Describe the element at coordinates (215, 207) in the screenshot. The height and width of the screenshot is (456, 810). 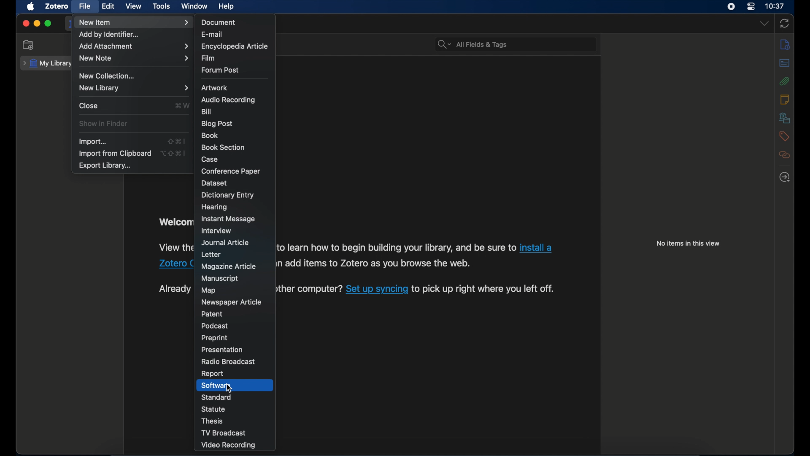
I see `hearing` at that location.